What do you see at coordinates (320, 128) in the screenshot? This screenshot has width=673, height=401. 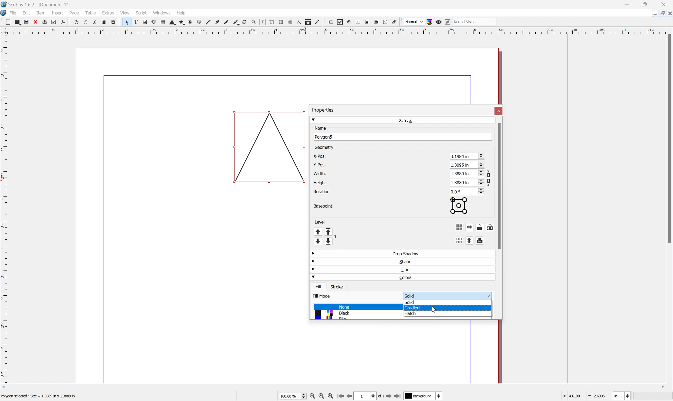 I see `Name` at bounding box center [320, 128].